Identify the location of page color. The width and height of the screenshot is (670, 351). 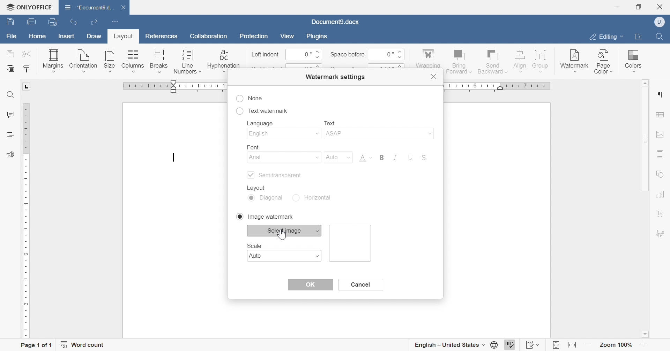
(604, 61).